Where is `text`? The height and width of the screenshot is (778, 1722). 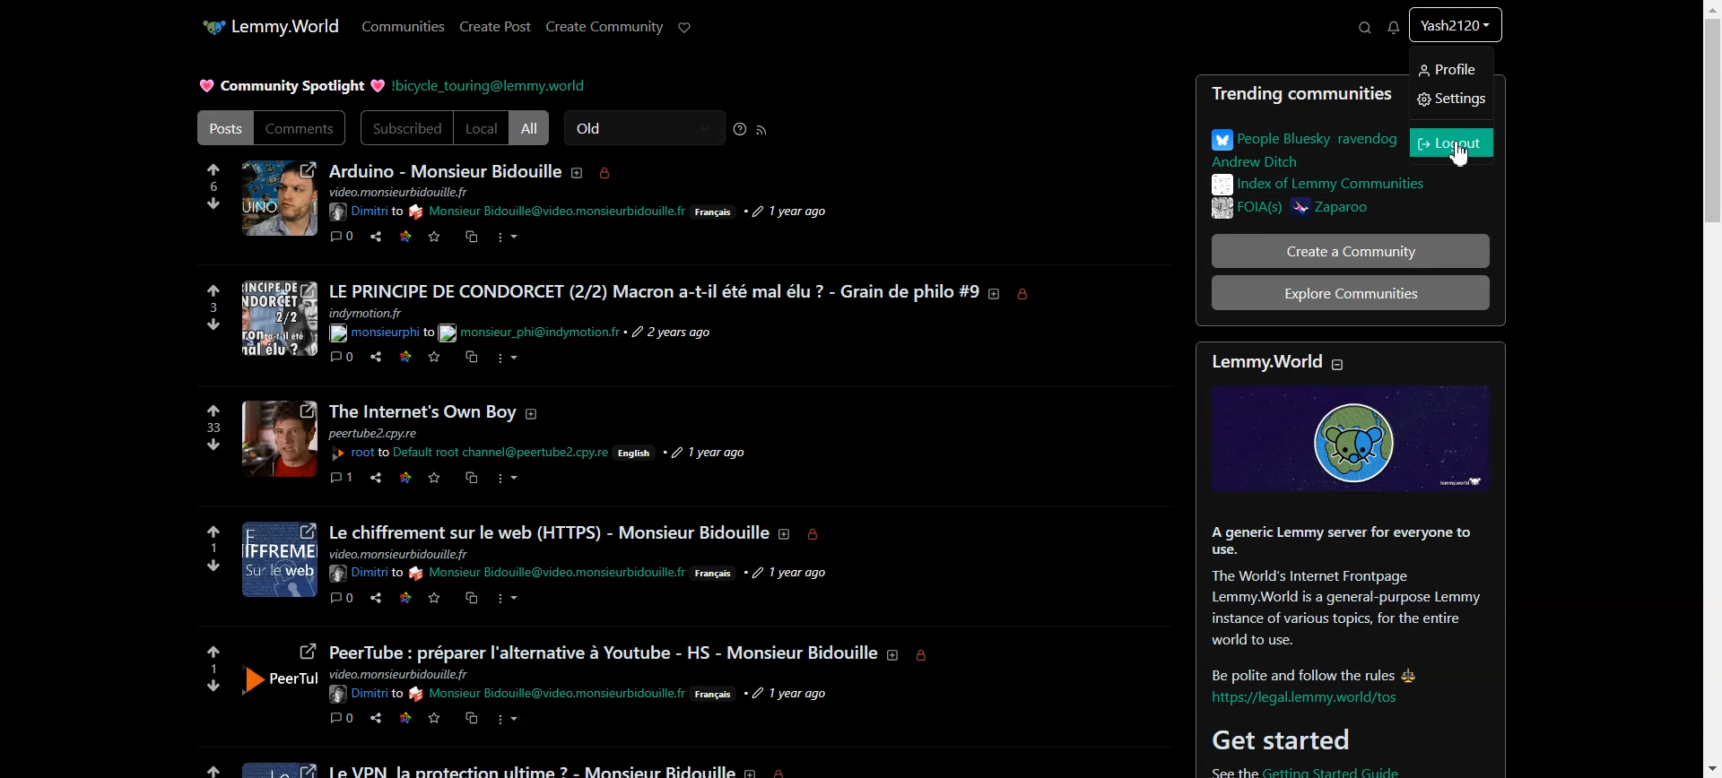 text is located at coordinates (530, 334).